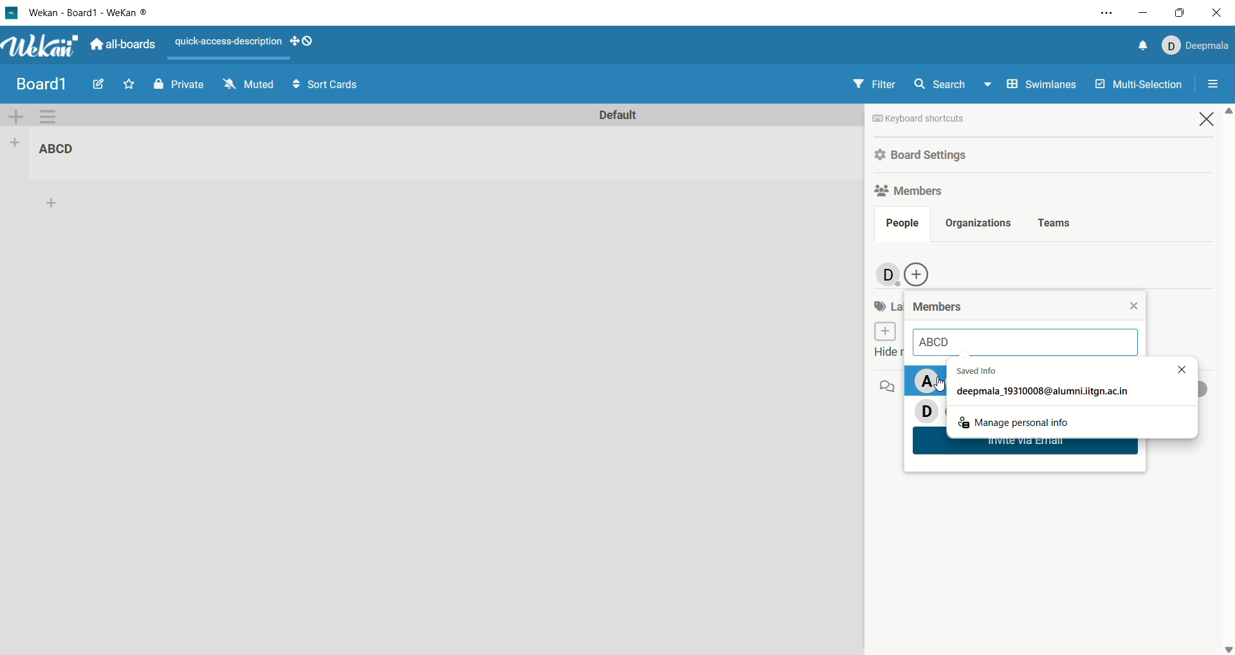 Image resolution: width=1235 pixels, height=655 pixels. What do you see at coordinates (64, 151) in the screenshot?
I see `list title` at bounding box center [64, 151].